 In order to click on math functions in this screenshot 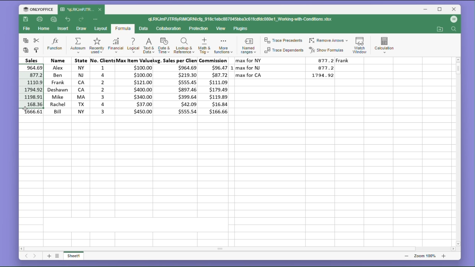, I will do `click(223, 46)`.